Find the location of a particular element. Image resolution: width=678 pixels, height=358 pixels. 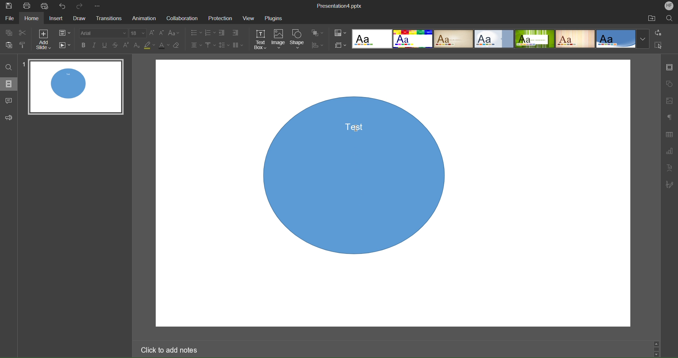

Draw is located at coordinates (80, 20).